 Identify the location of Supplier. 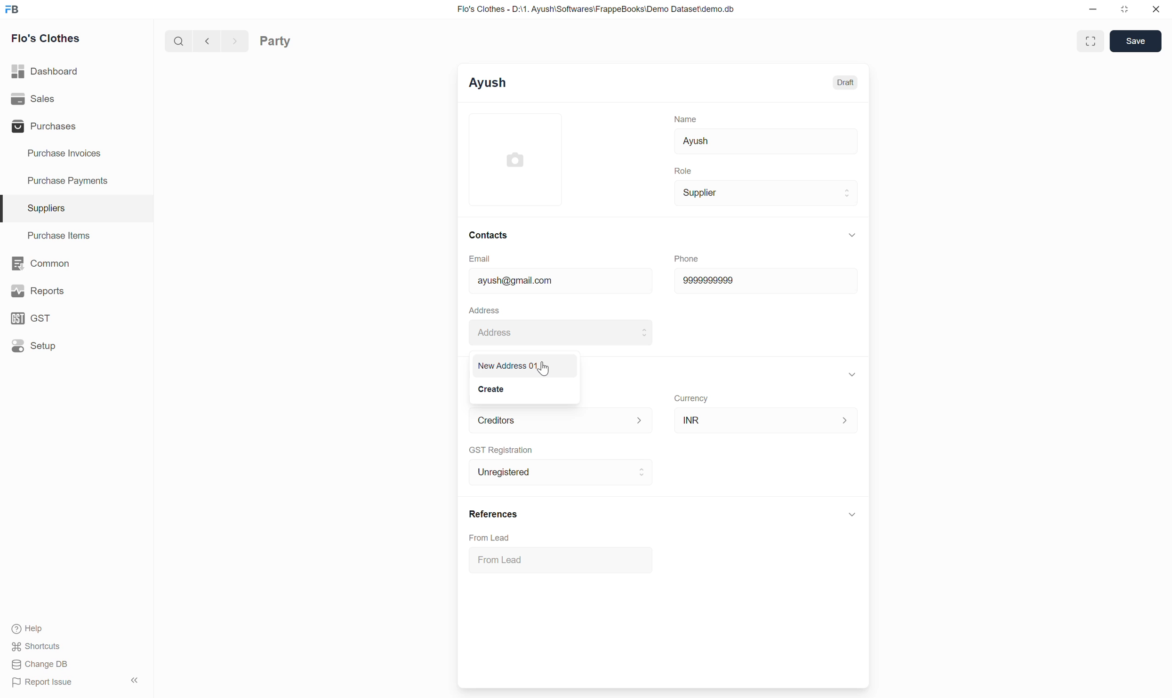
(766, 193).